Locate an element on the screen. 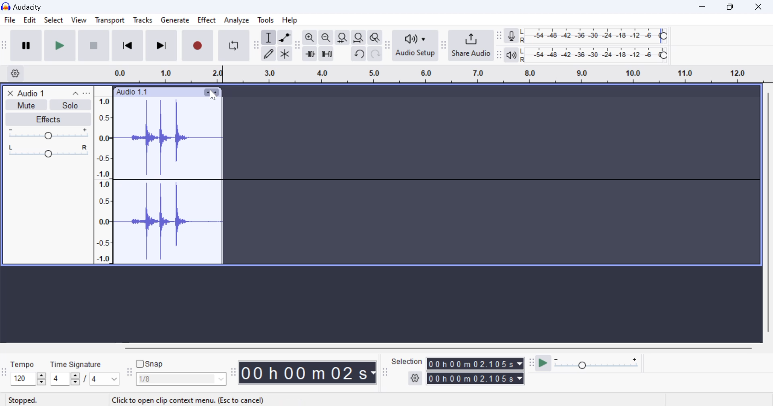 The height and width of the screenshot is (406, 773). increase or decrease tempo is located at coordinates (28, 379).